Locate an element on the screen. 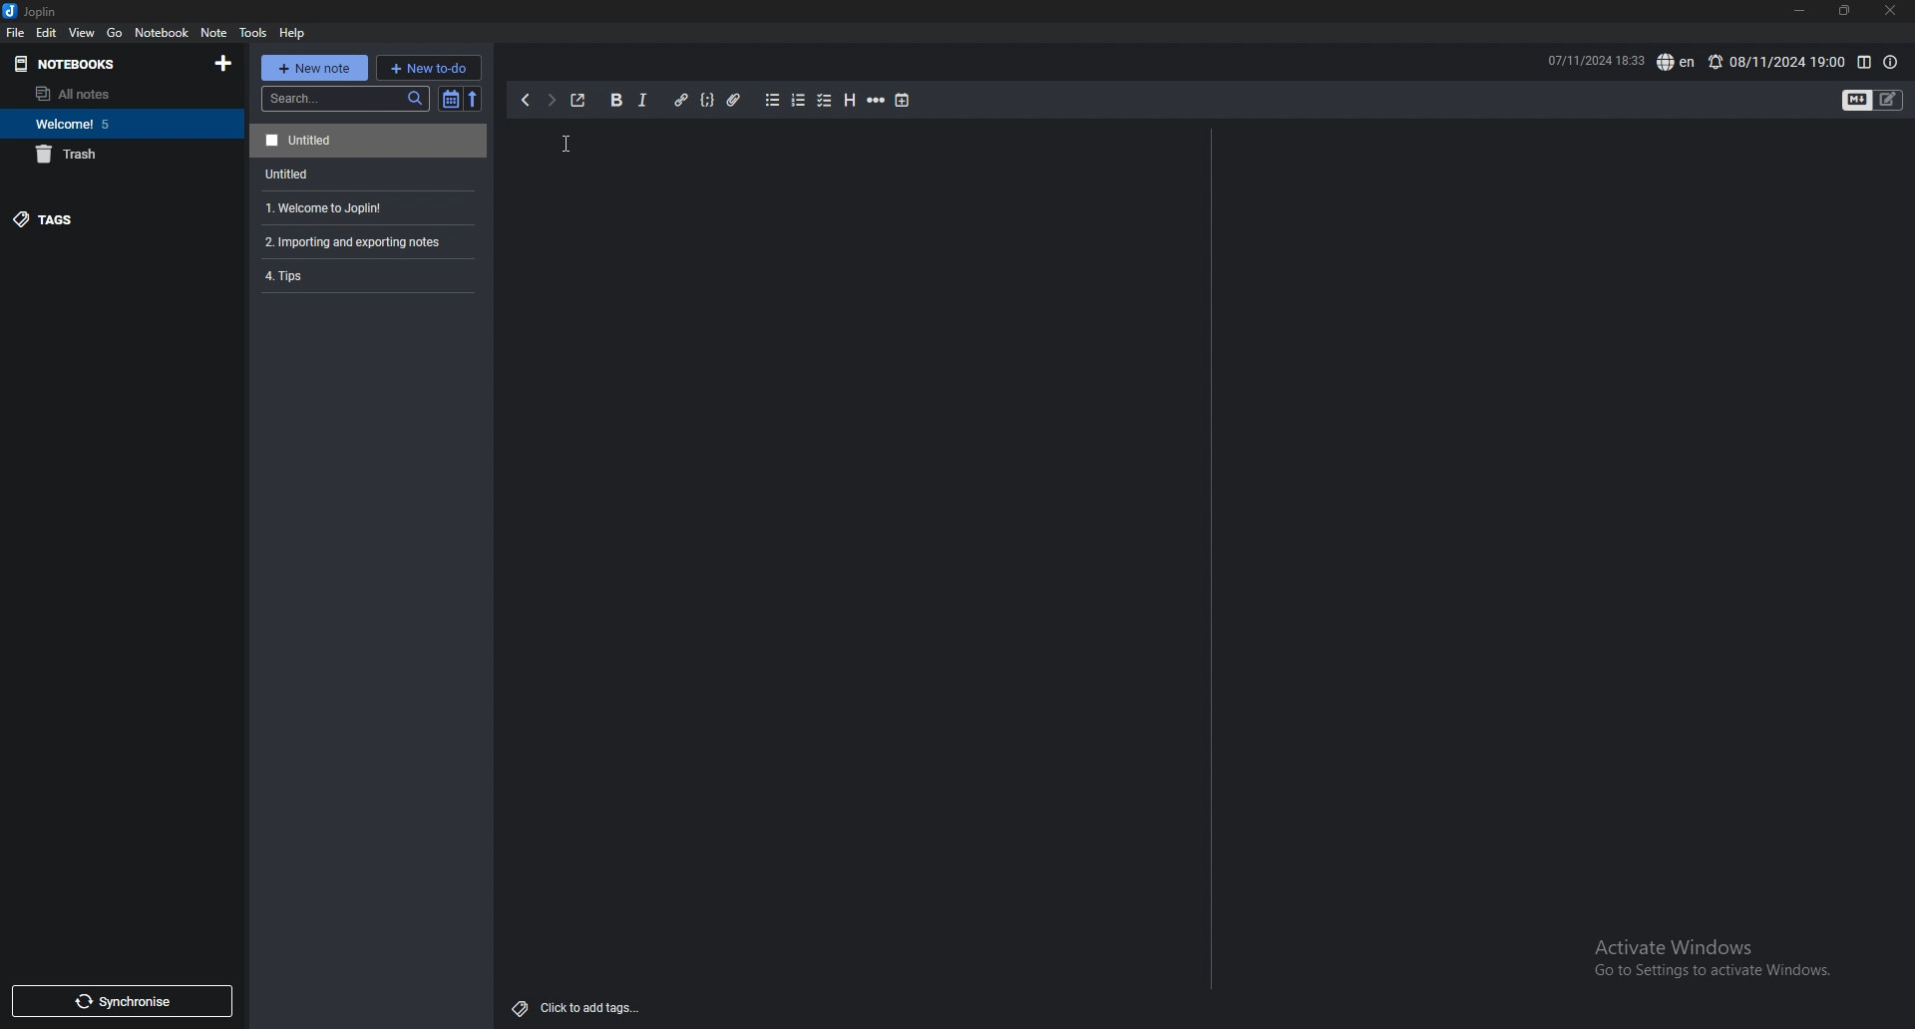 The height and width of the screenshot is (1029, 1915). go is located at coordinates (116, 34).